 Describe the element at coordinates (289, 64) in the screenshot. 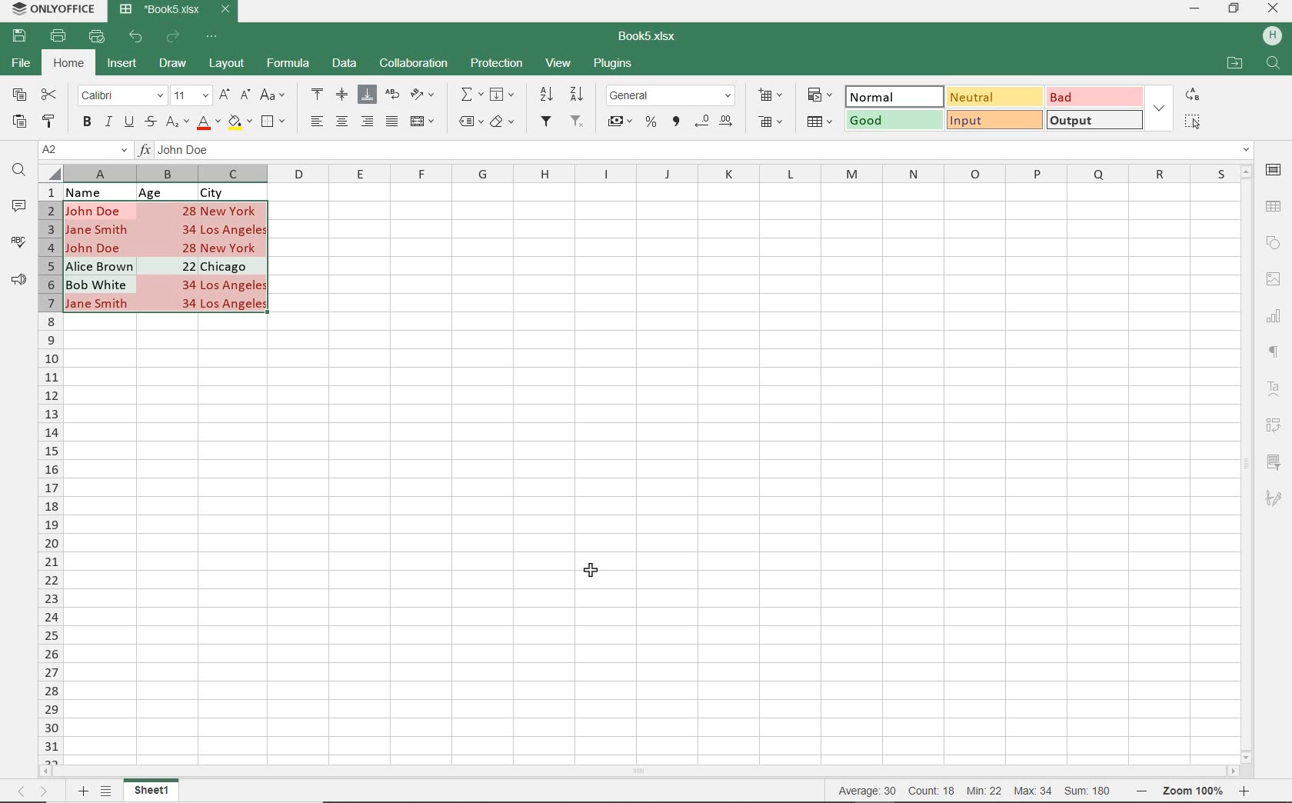

I see `FORMULA` at that location.